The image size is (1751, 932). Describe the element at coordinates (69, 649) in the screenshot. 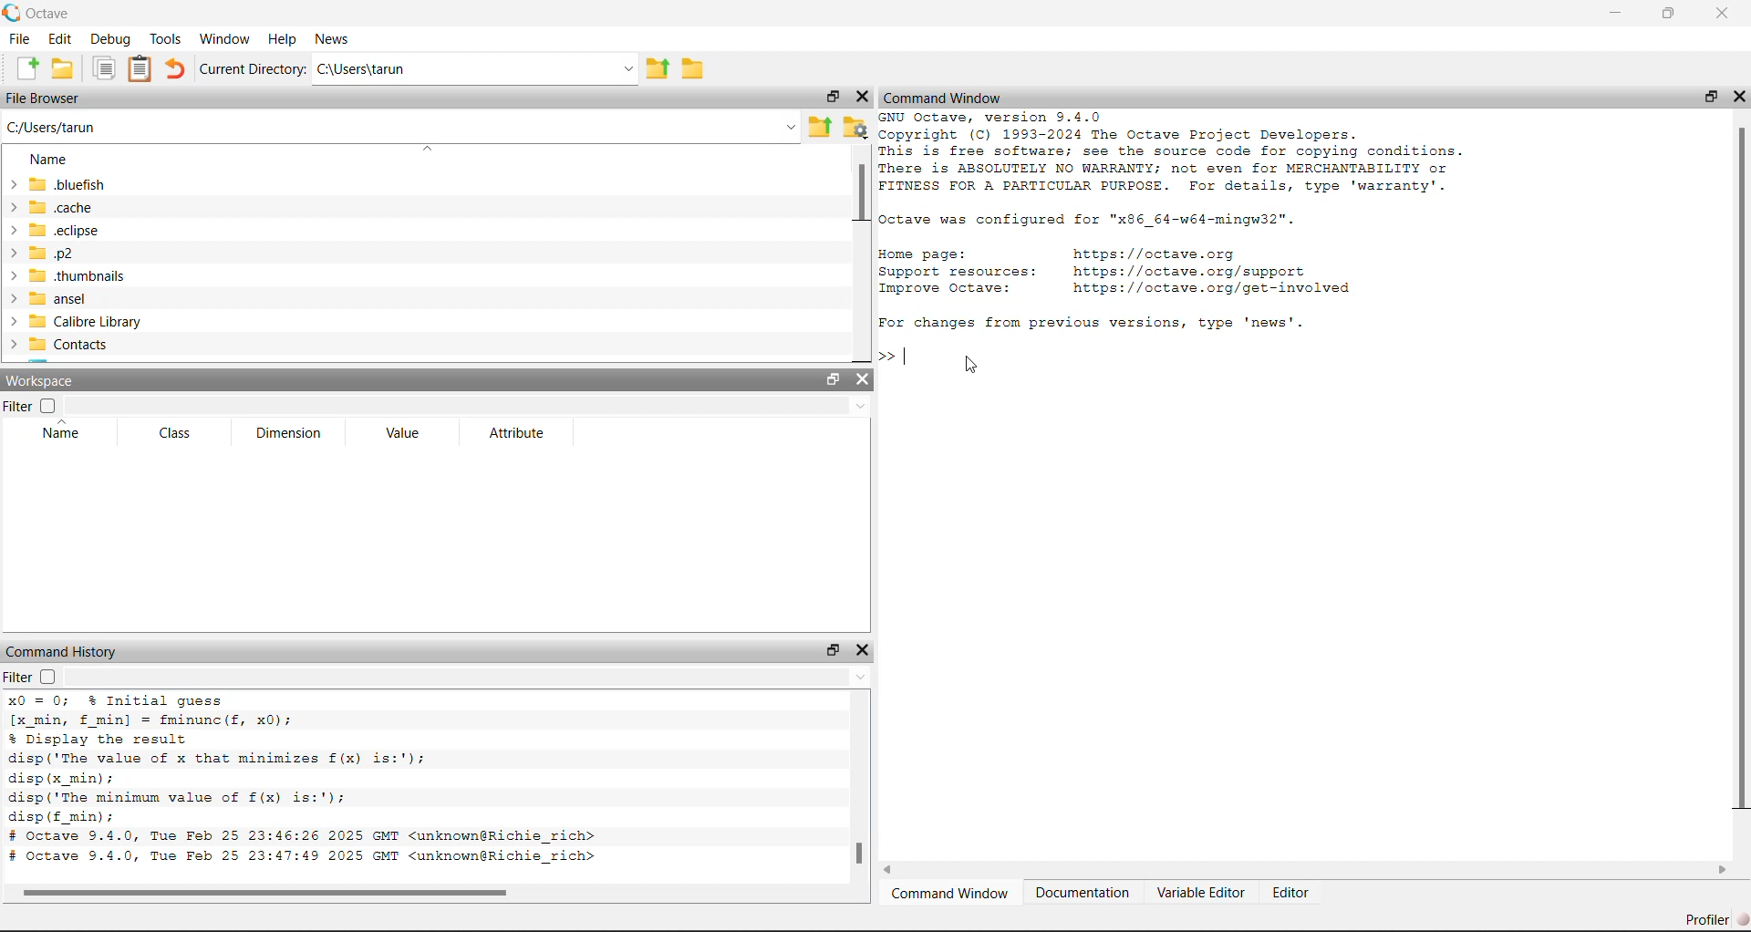

I see `Command History` at that location.